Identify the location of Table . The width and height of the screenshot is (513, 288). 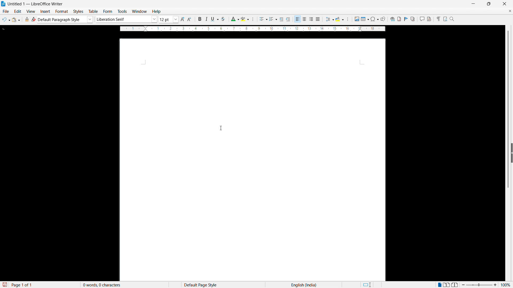
(94, 11).